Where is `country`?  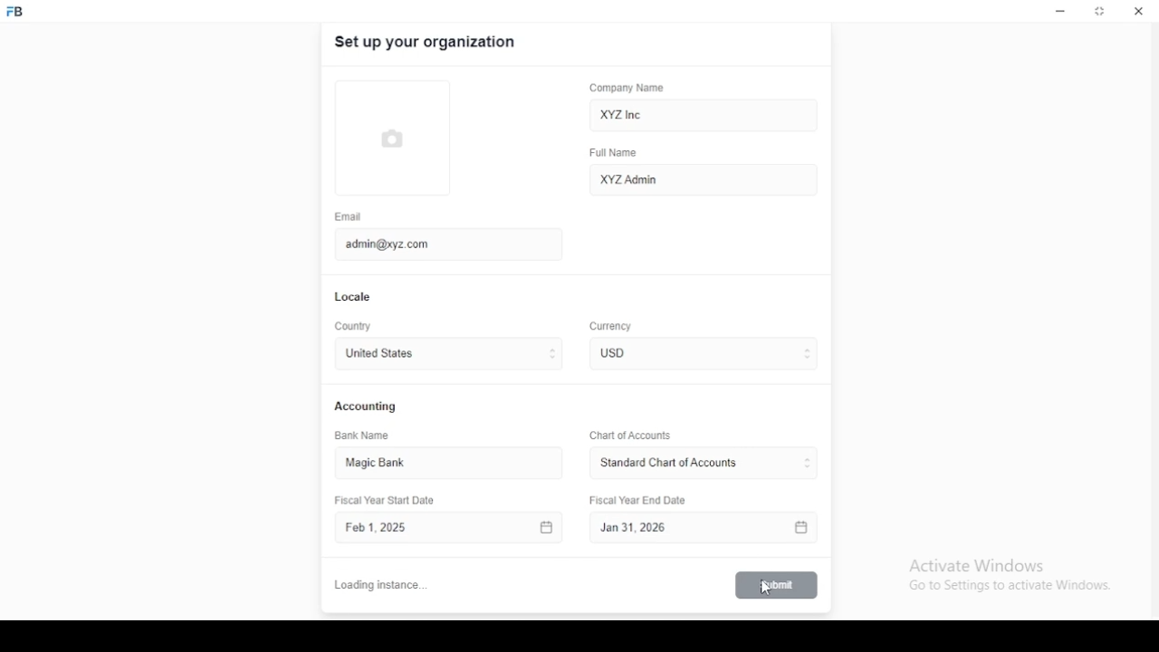
country is located at coordinates (355, 327).